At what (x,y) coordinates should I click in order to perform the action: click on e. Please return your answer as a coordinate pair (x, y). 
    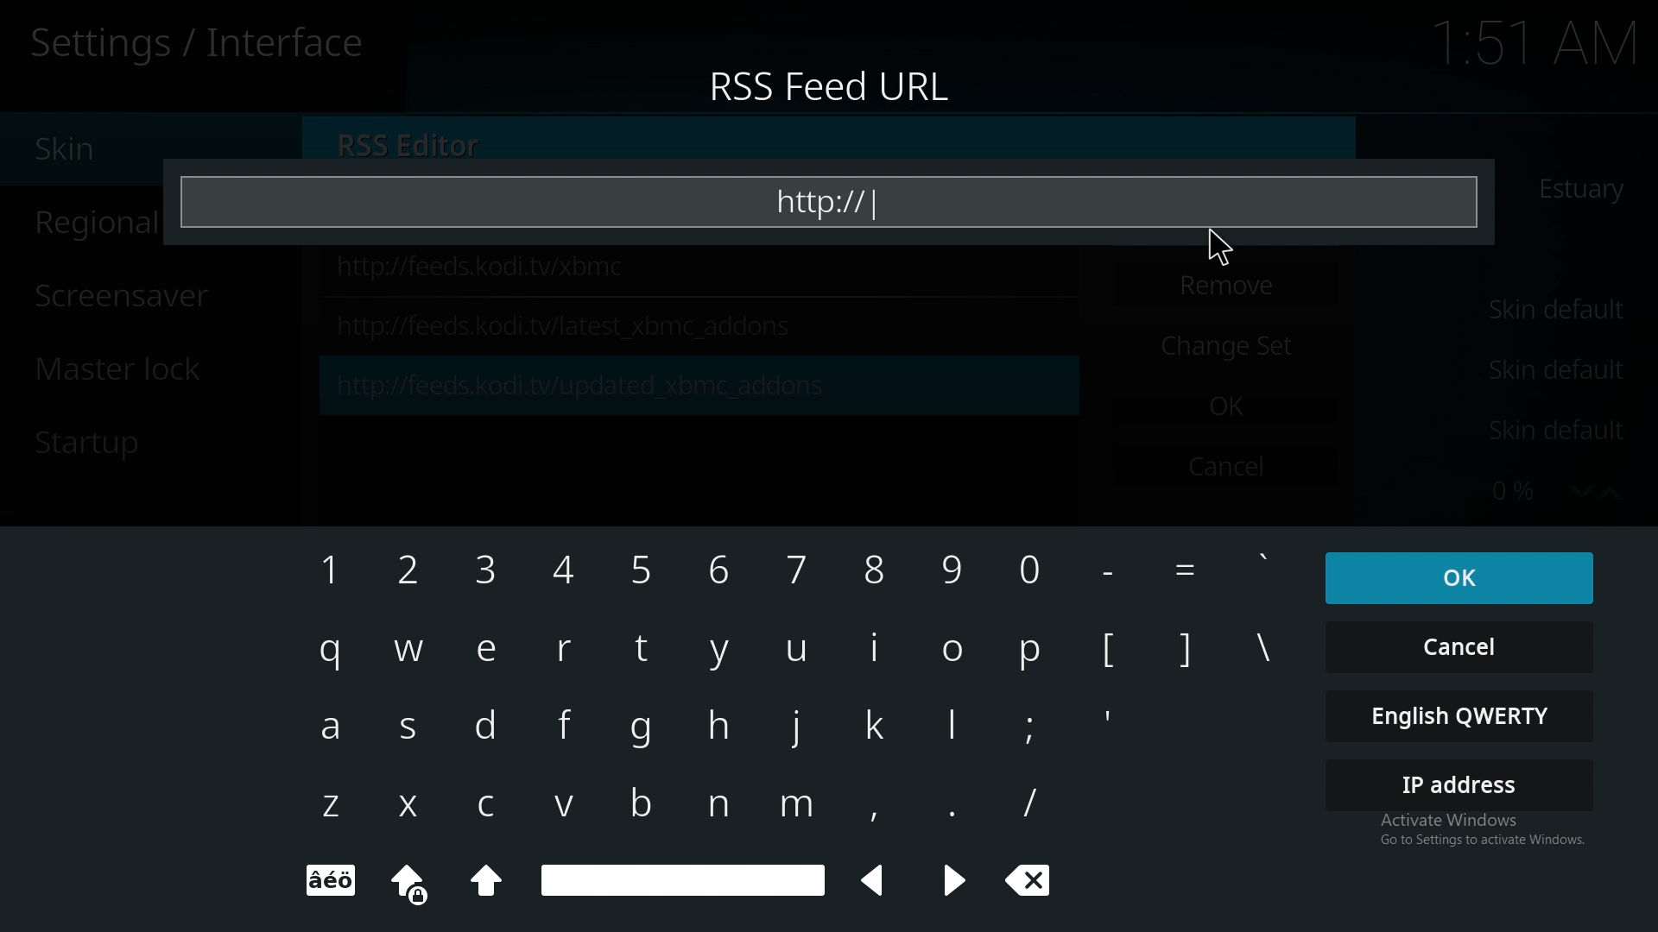
    Looking at the image, I should click on (496, 652).